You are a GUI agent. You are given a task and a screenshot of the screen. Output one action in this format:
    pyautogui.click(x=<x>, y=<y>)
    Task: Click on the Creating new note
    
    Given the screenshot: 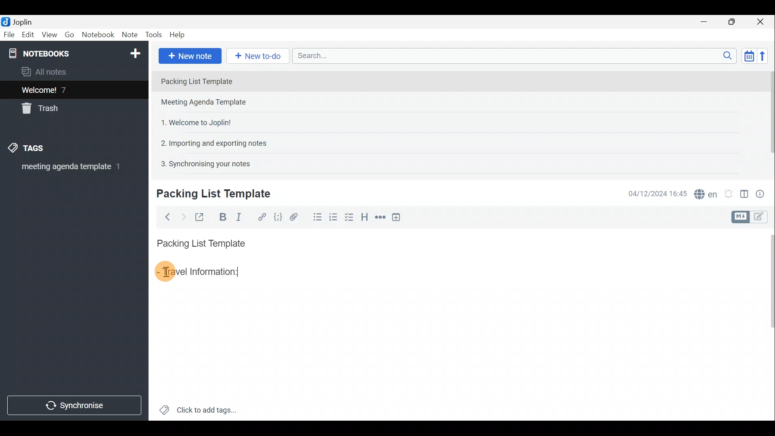 What is the action you would take?
    pyautogui.click(x=209, y=194)
    